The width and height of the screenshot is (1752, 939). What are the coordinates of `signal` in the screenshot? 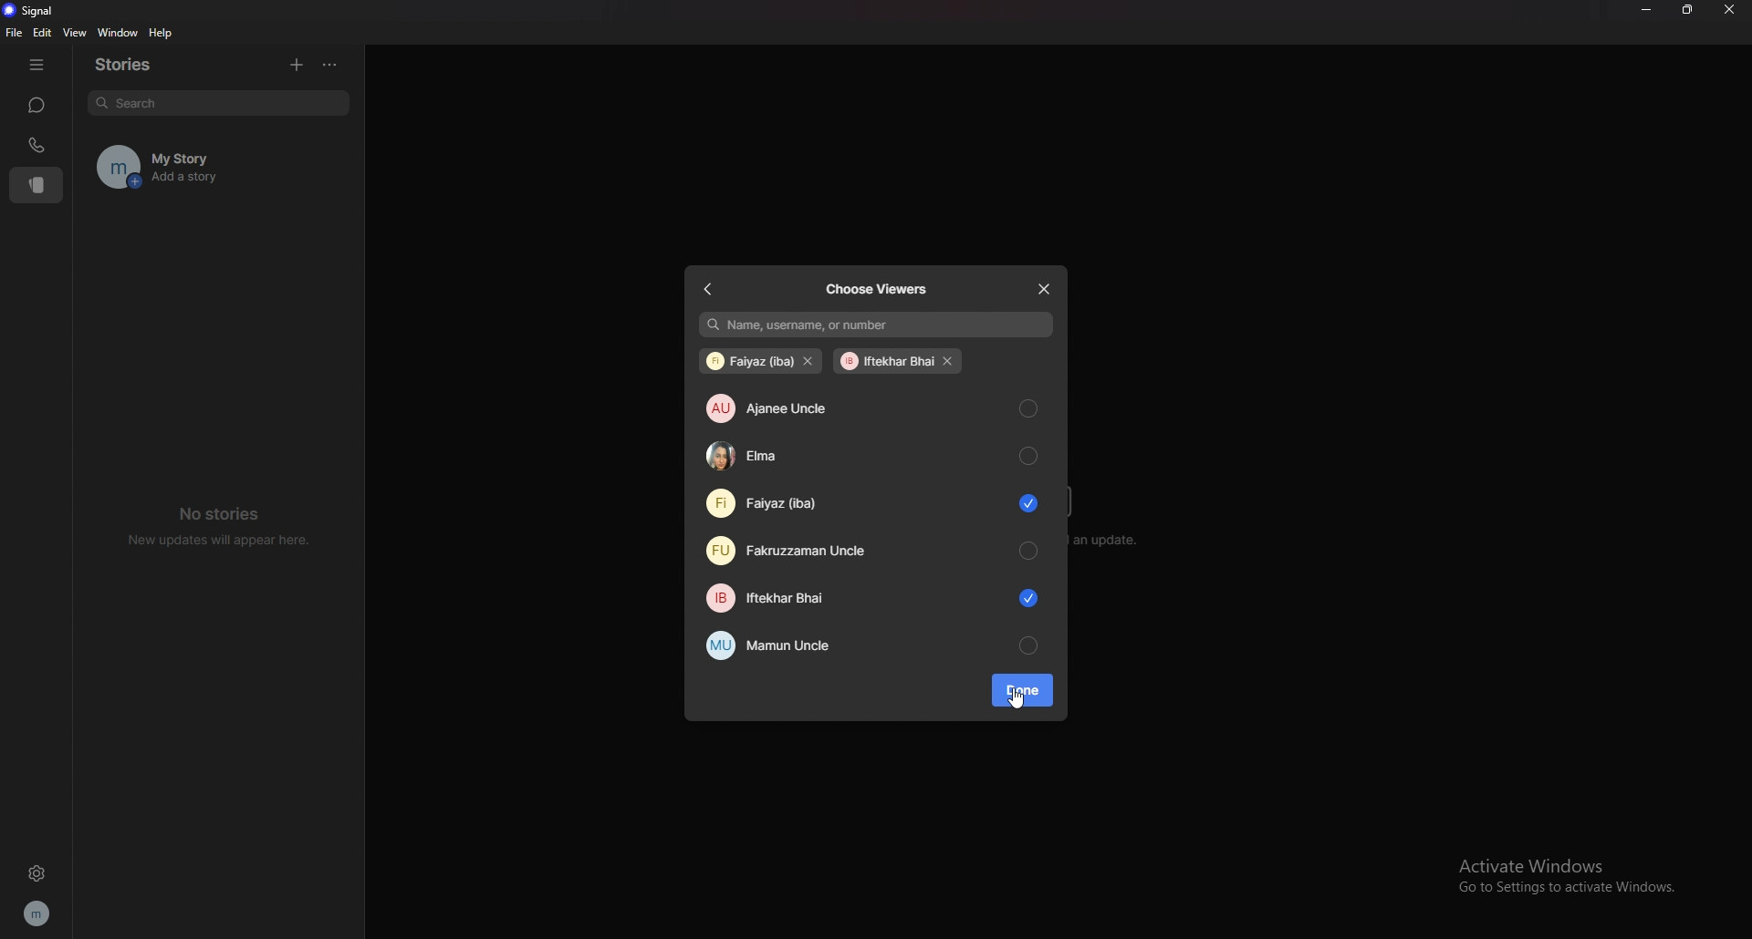 It's located at (32, 11).